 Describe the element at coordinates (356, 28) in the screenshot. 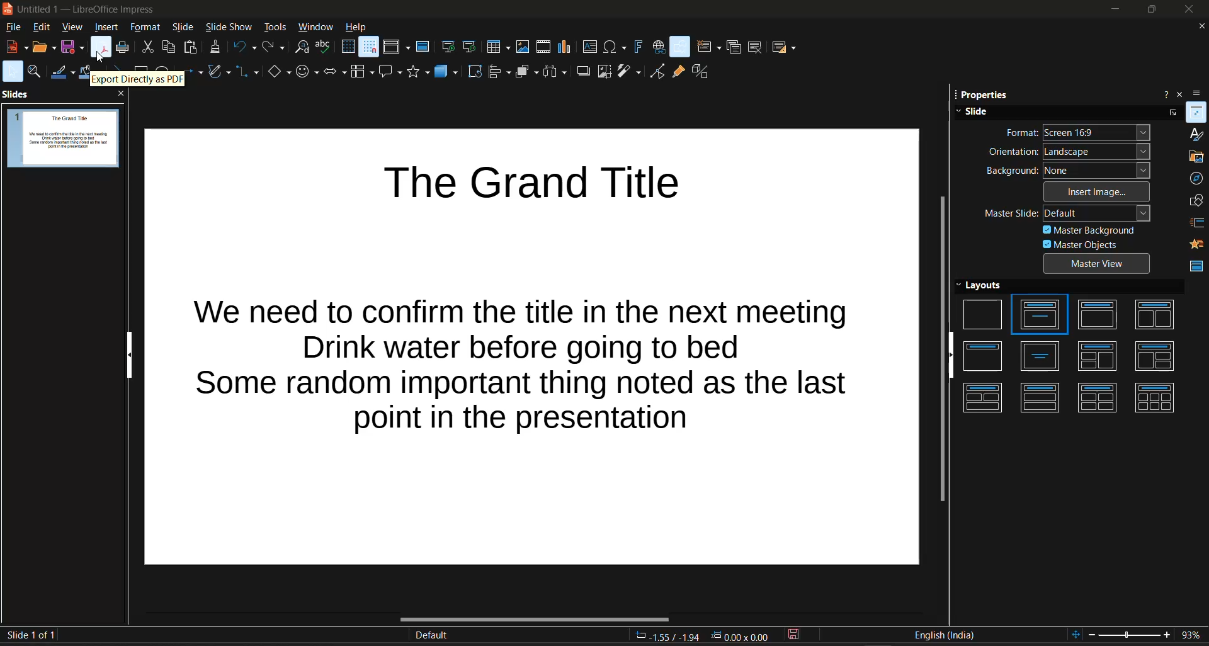

I see `help` at that location.